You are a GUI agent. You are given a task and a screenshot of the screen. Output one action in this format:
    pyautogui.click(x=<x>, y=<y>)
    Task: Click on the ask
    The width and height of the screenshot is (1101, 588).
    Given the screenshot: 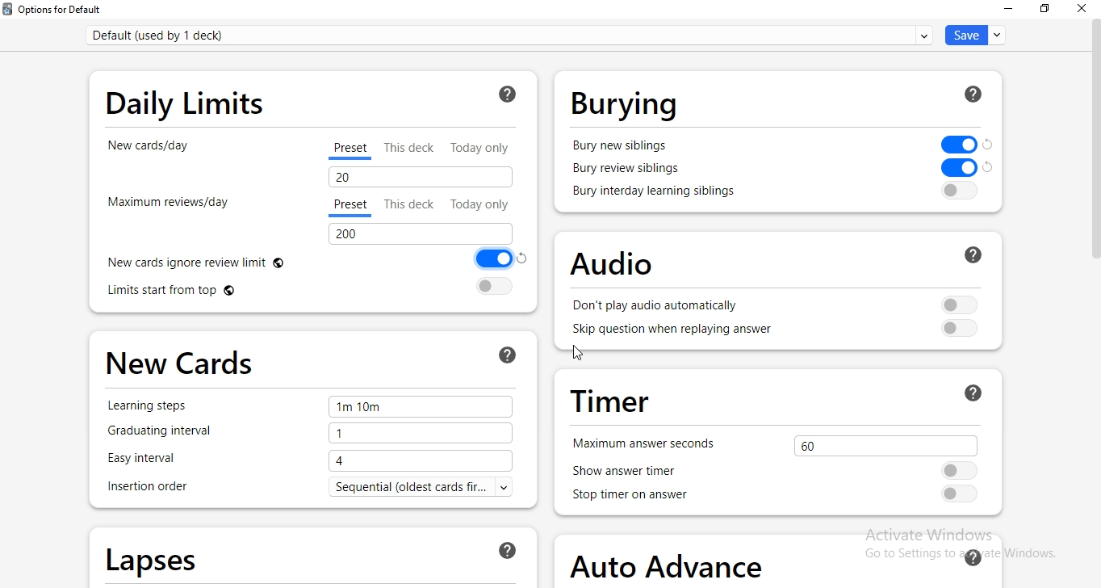 What is the action you would take?
    pyautogui.click(x=509, y=550)
    